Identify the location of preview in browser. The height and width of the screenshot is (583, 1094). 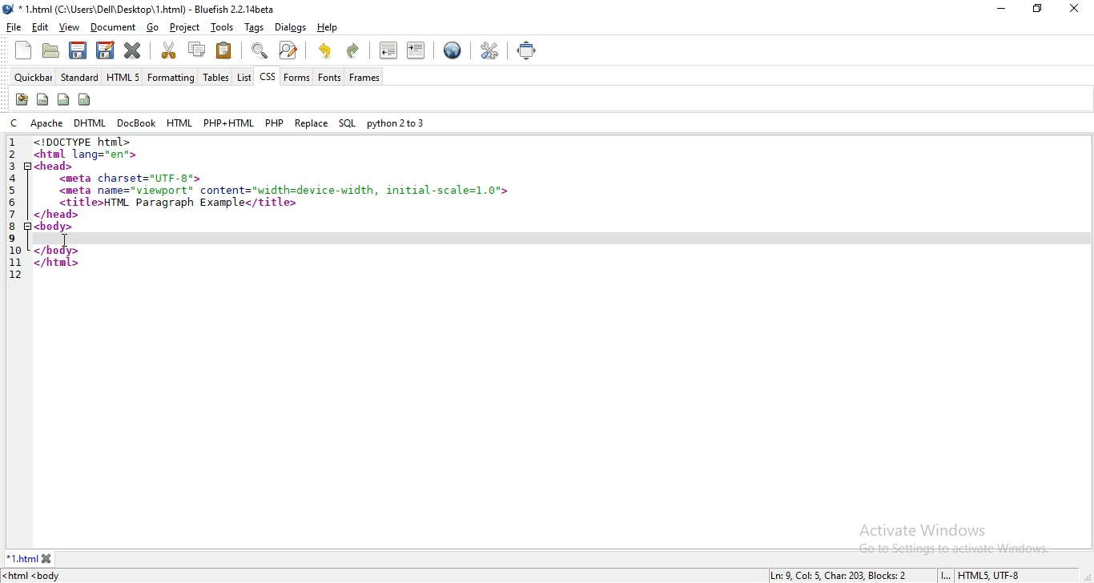
(452, 51).